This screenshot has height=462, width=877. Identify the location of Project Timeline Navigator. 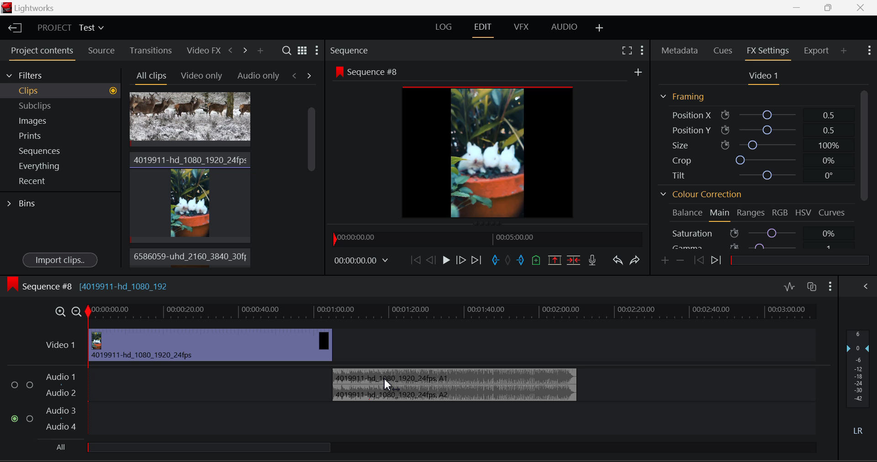
(488, 237).